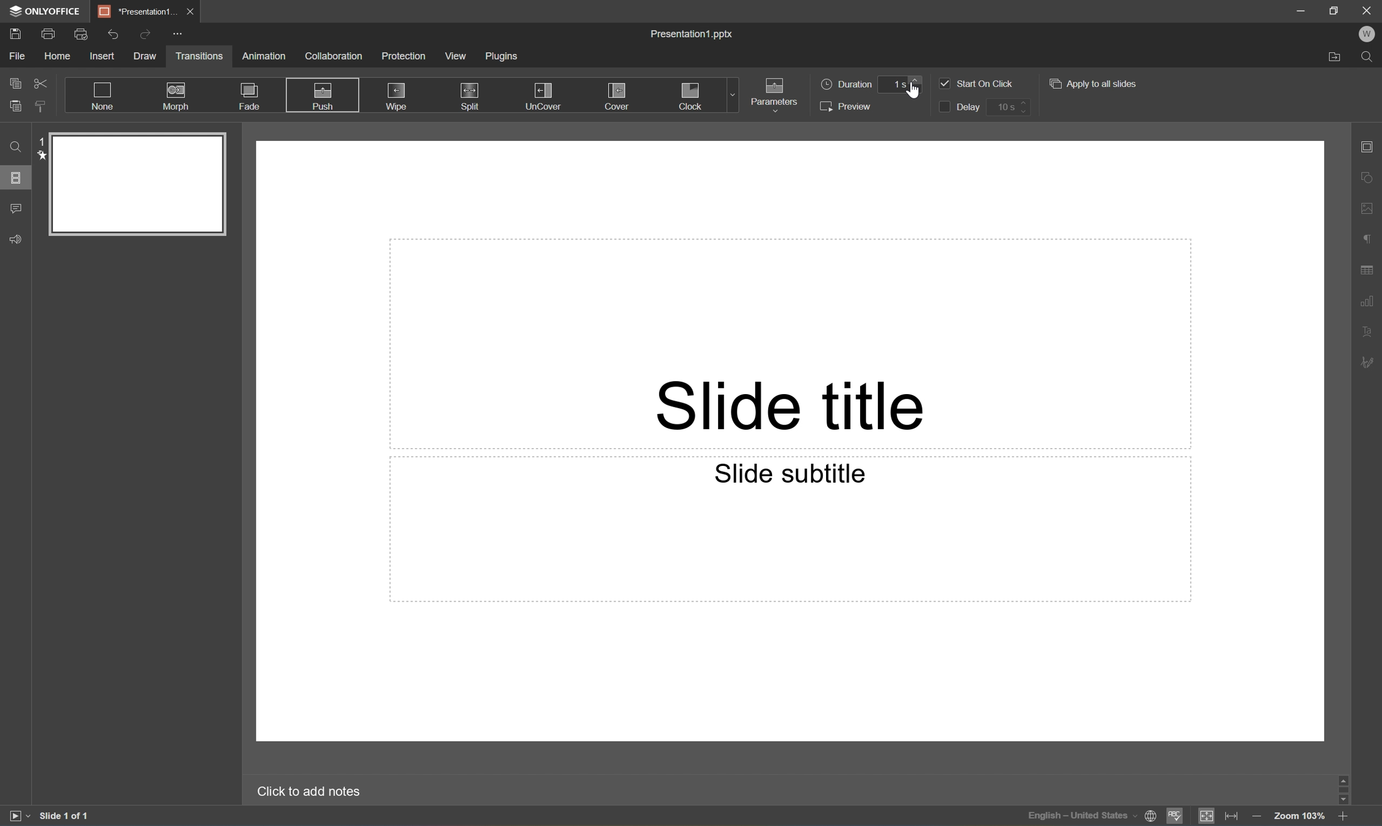  What do you see at coordinates (789, 476) in the screenshot?
I see `Slide subtitle` at bounding box center [789, 476].